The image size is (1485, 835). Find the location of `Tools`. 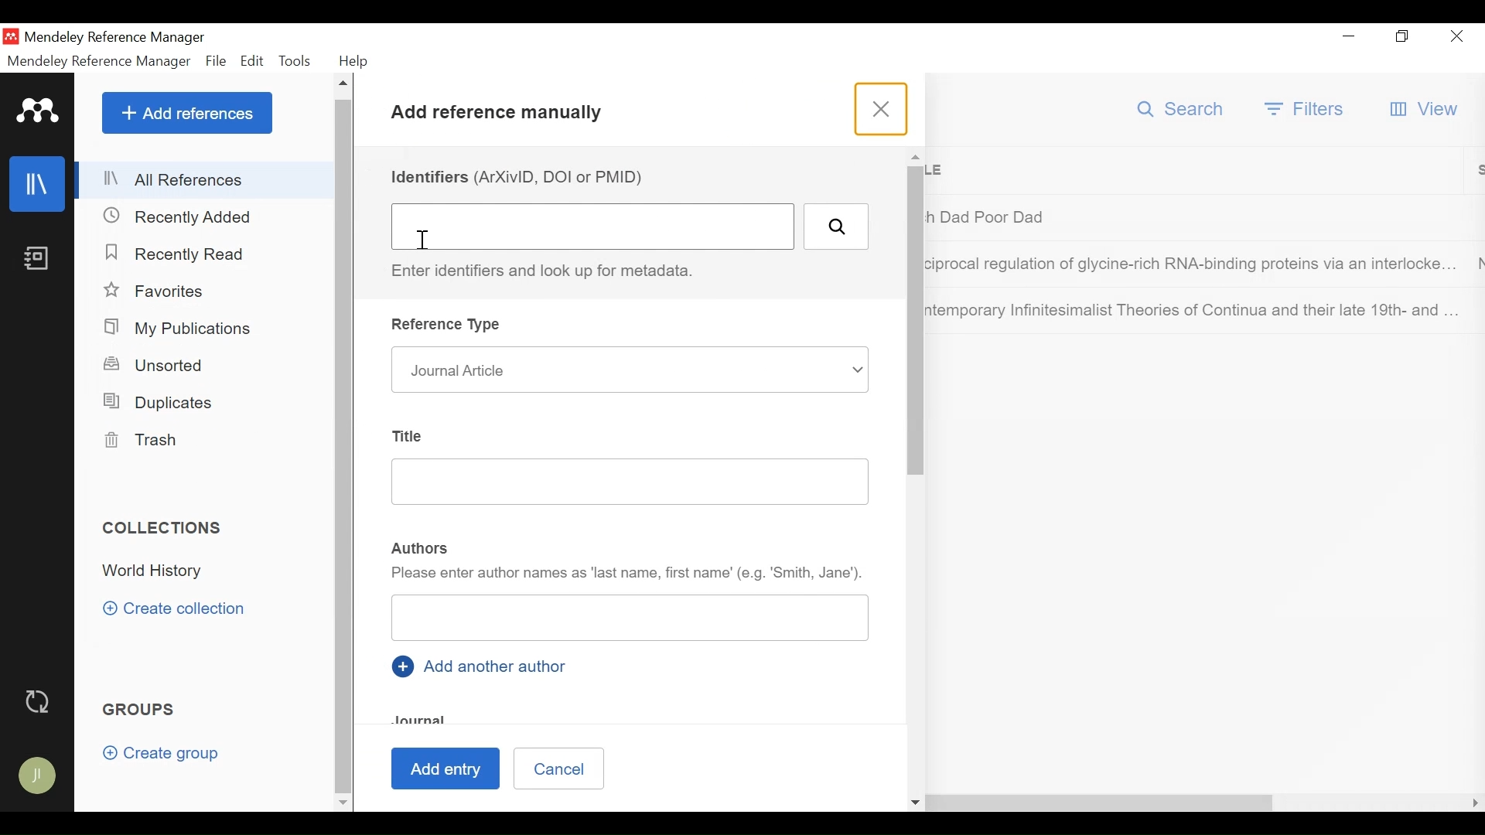

Tools is located at coordinates (296, 59).